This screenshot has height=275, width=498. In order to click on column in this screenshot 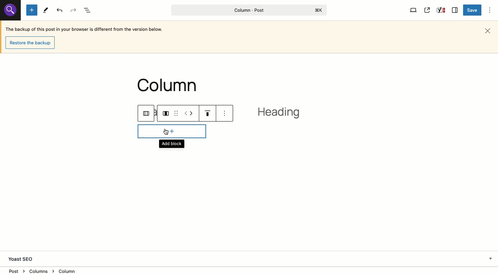, I will do `click(170, 86)`.